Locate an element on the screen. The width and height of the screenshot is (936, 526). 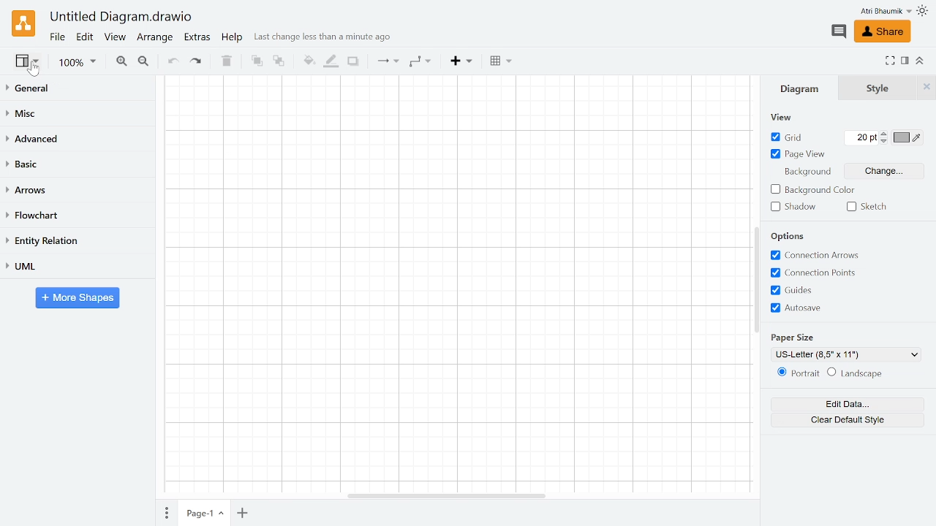
Diagram is located at coordinates (805, 88).